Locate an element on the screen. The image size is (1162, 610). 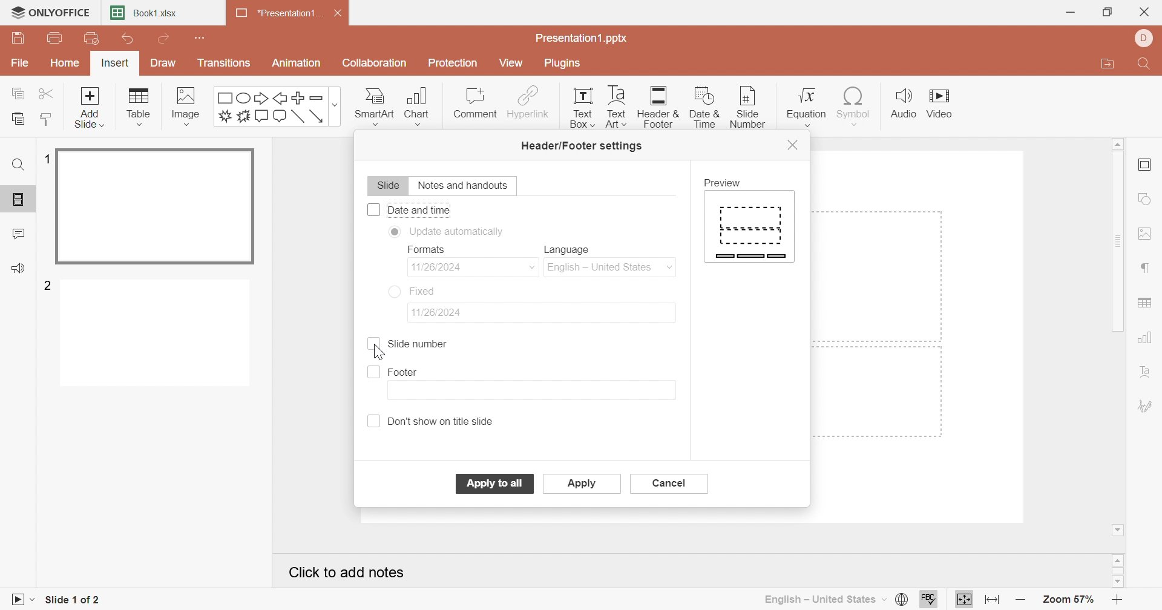
11/26/2024 is located at coordinates (447, 266).